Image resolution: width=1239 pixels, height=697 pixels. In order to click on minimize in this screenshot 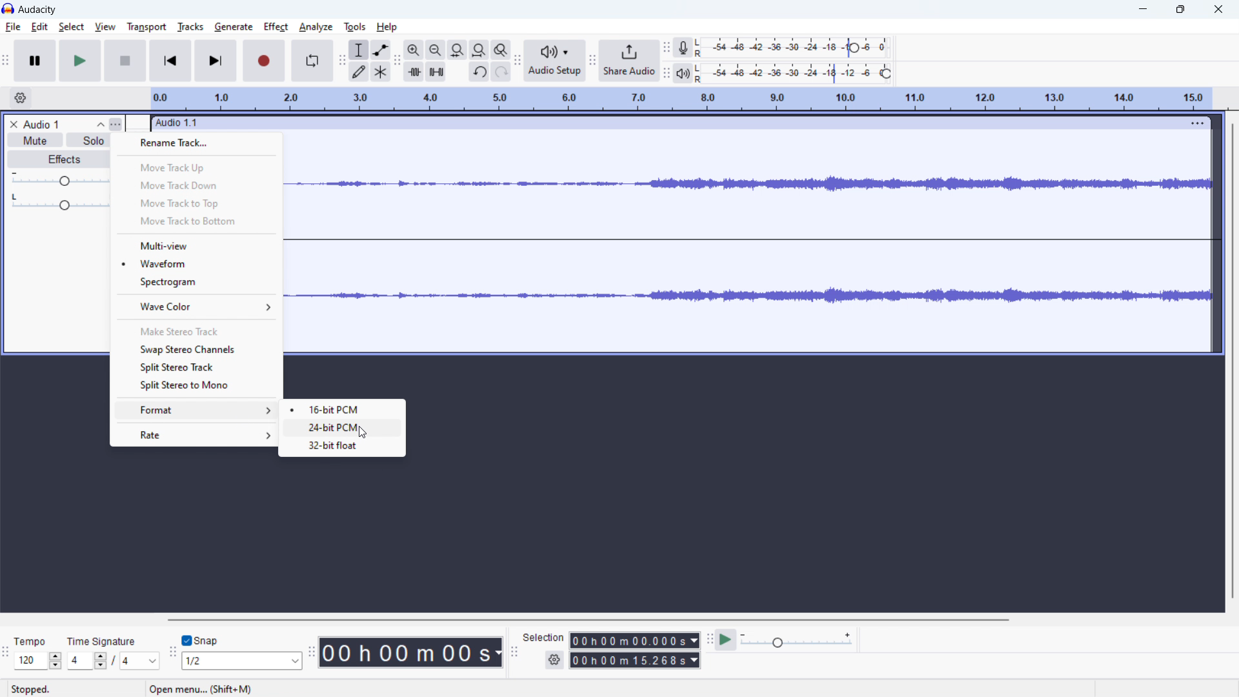, I will do `click(1142, 9)`.